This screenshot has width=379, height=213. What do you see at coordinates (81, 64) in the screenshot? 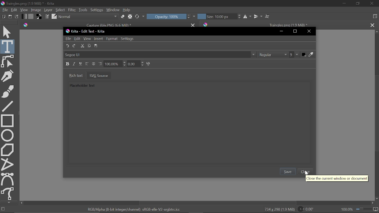
I see `Underline` at bounding box center [81, 64].